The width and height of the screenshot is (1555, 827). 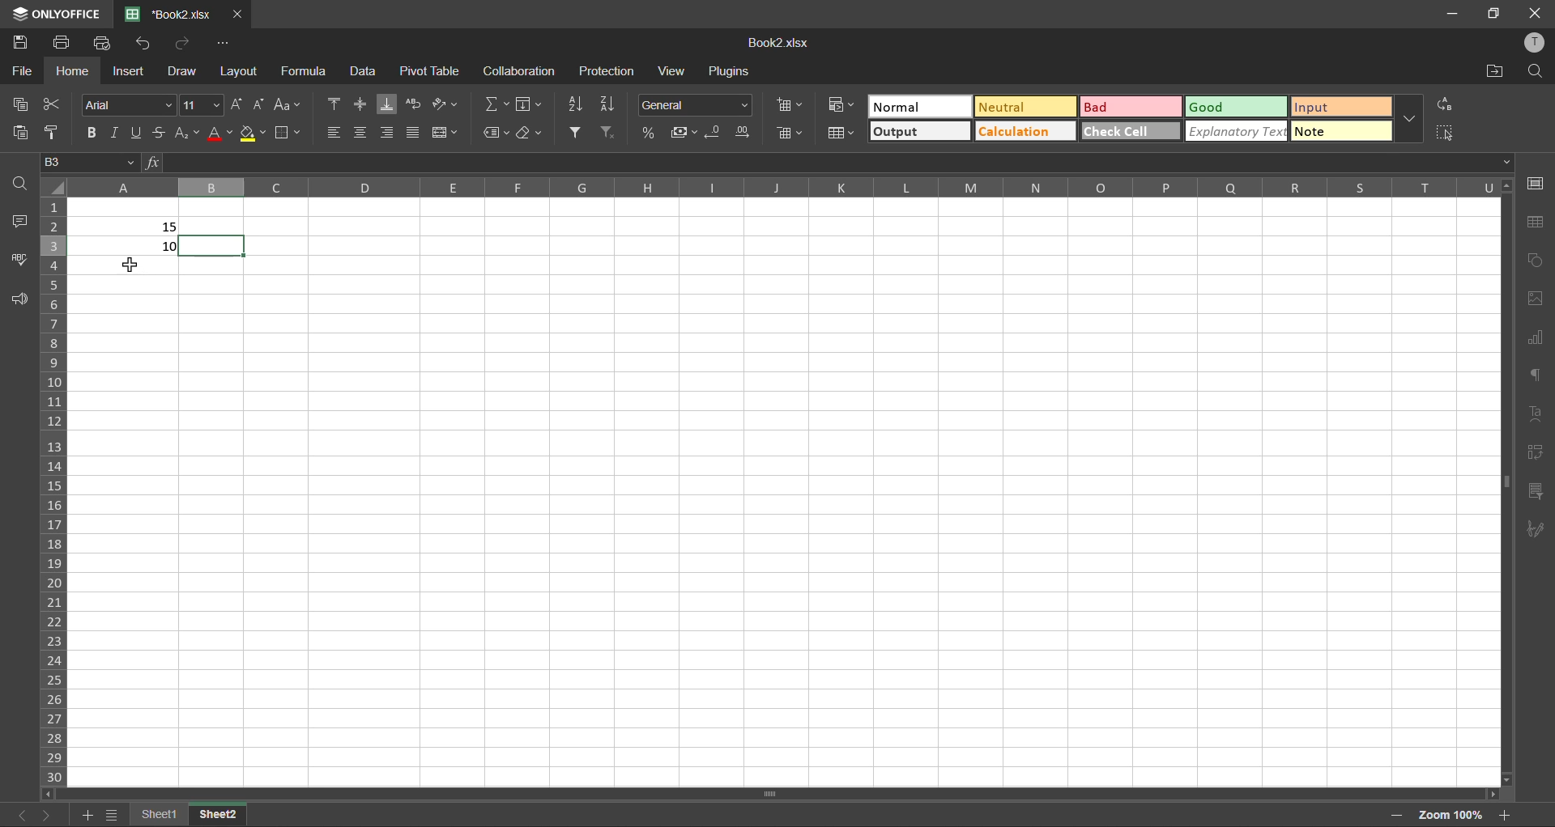 I want to click on comments, so click(x=23, y=222).